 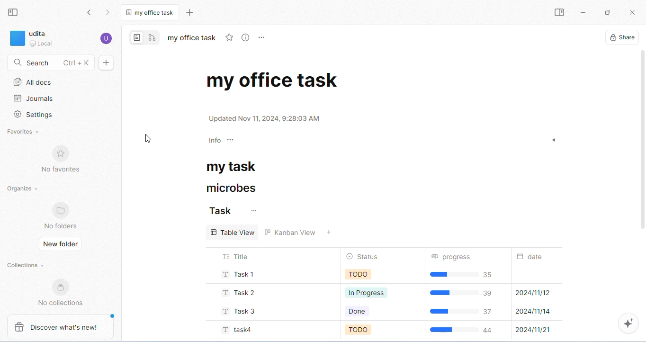 What do you see at coordinates (628, 324) in the screenshot?
I see `AI assistant` at bounding box center [628, 324].